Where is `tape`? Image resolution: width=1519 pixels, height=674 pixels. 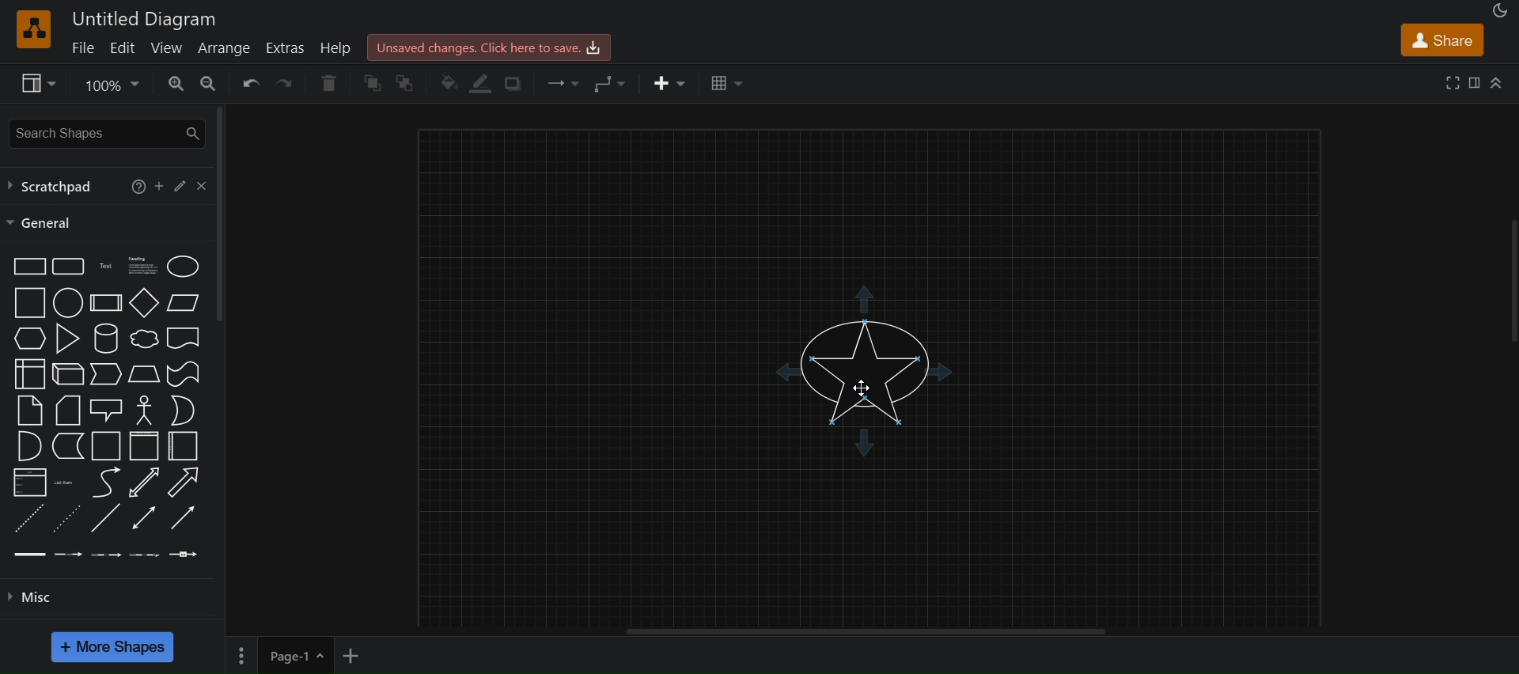 tape is located at coordinates (183, 373).